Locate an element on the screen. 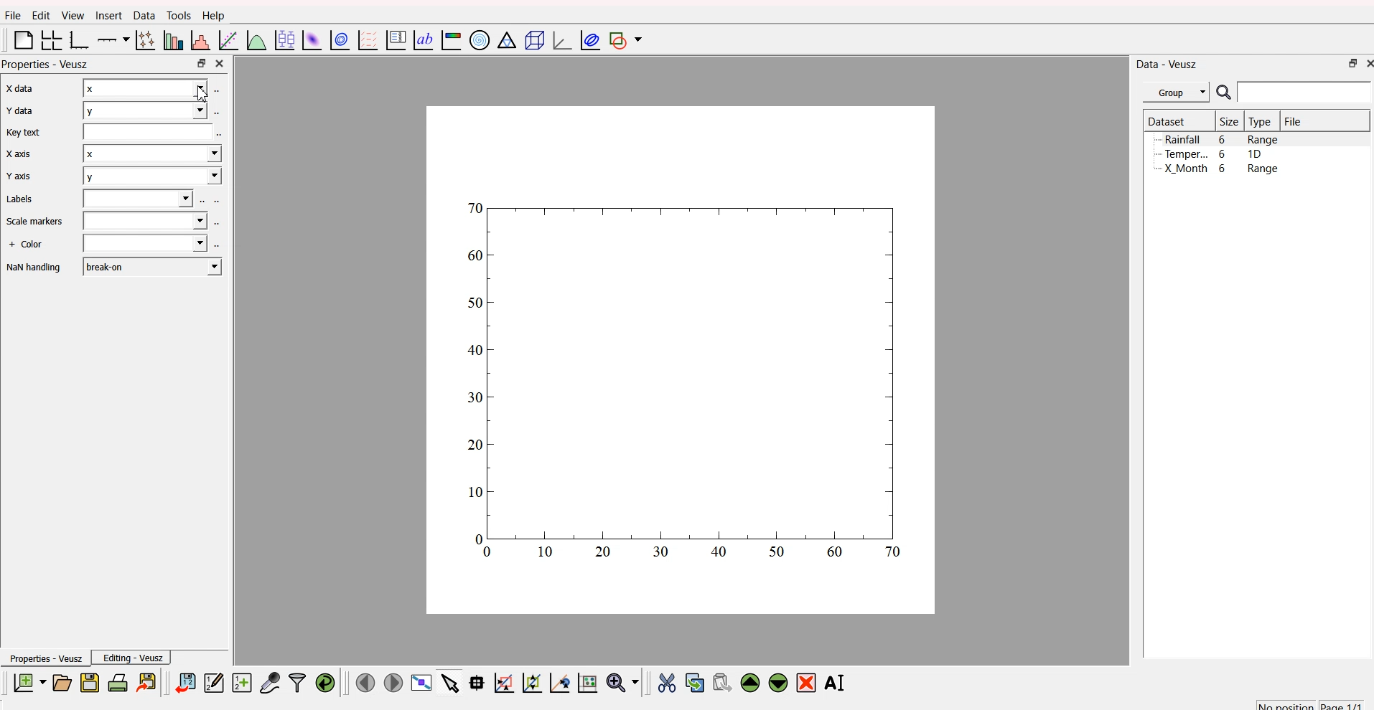  Dataset is located at coordinates (1167, 120).